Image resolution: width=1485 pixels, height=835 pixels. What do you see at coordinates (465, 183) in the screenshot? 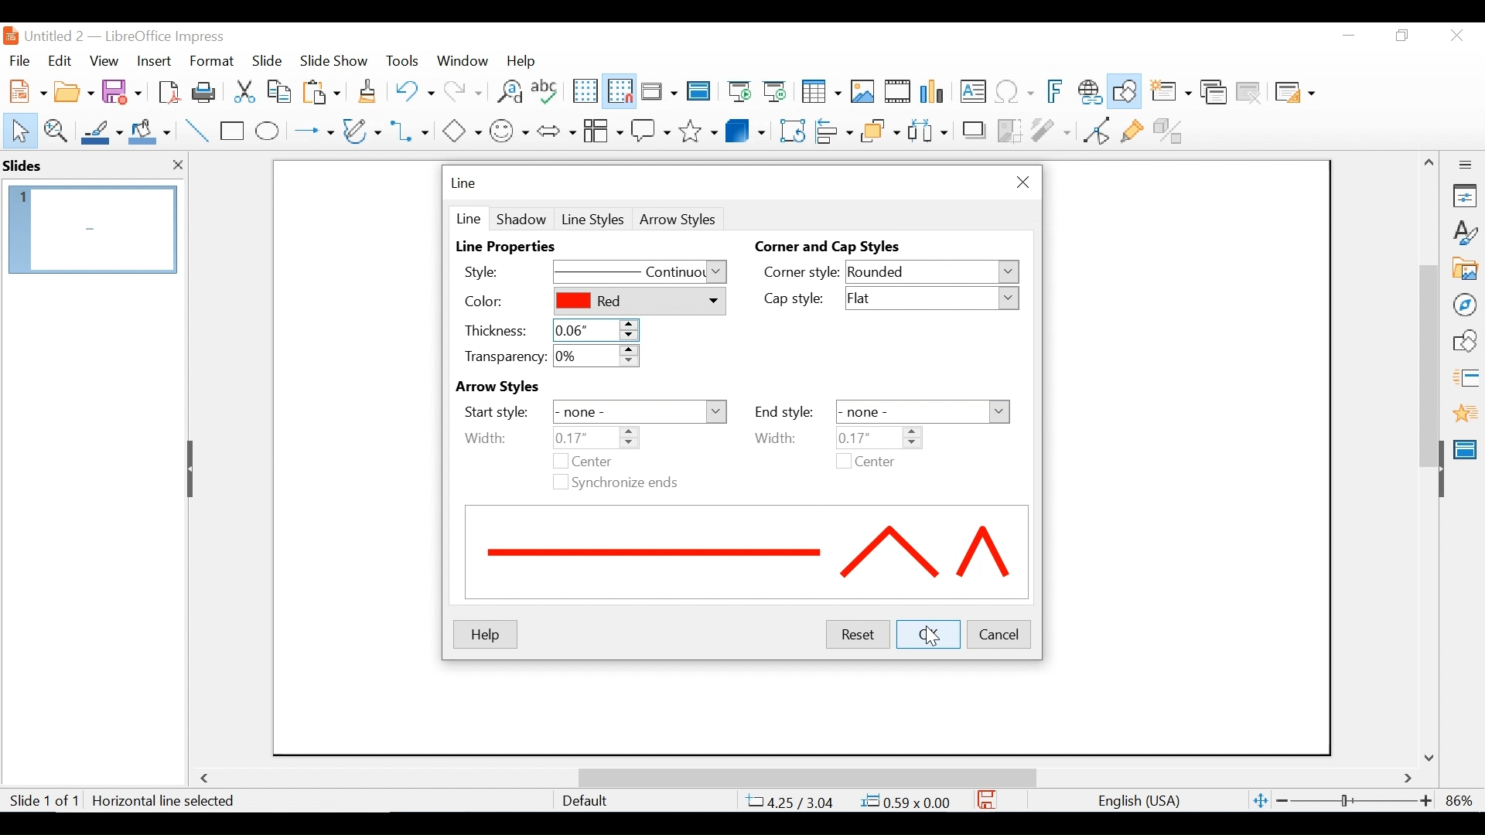
I see `Line menu` at bounding box center [465, 183].